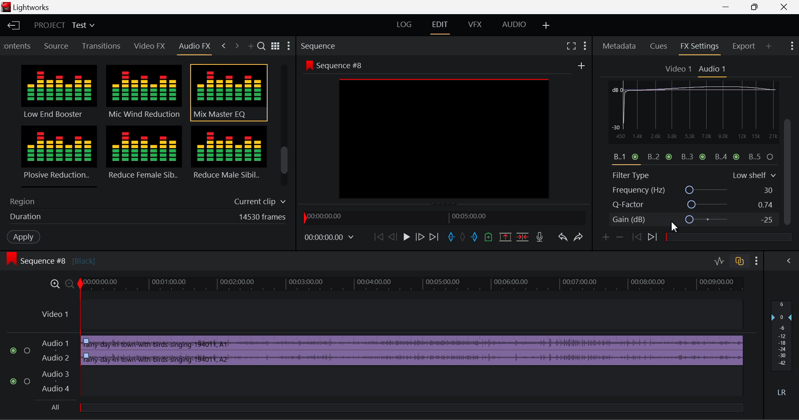 Image resolution: width=799 pixels, height=420 pixels. Describe the element at coordinates (37, 7) in the screenshot. I see `Lightworks` at that location.